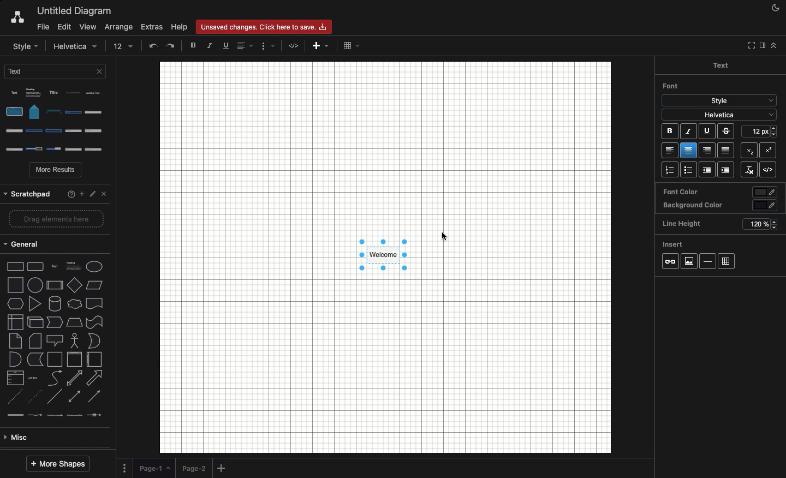  Describe the element at coordinates (440, 238) in the screenshot. I see `cursor` at that location.